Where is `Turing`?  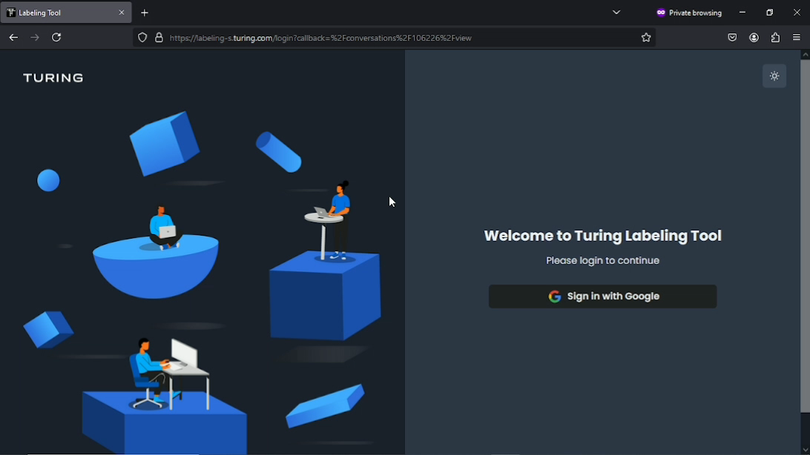
Turing is located at coordinates (56, 77).